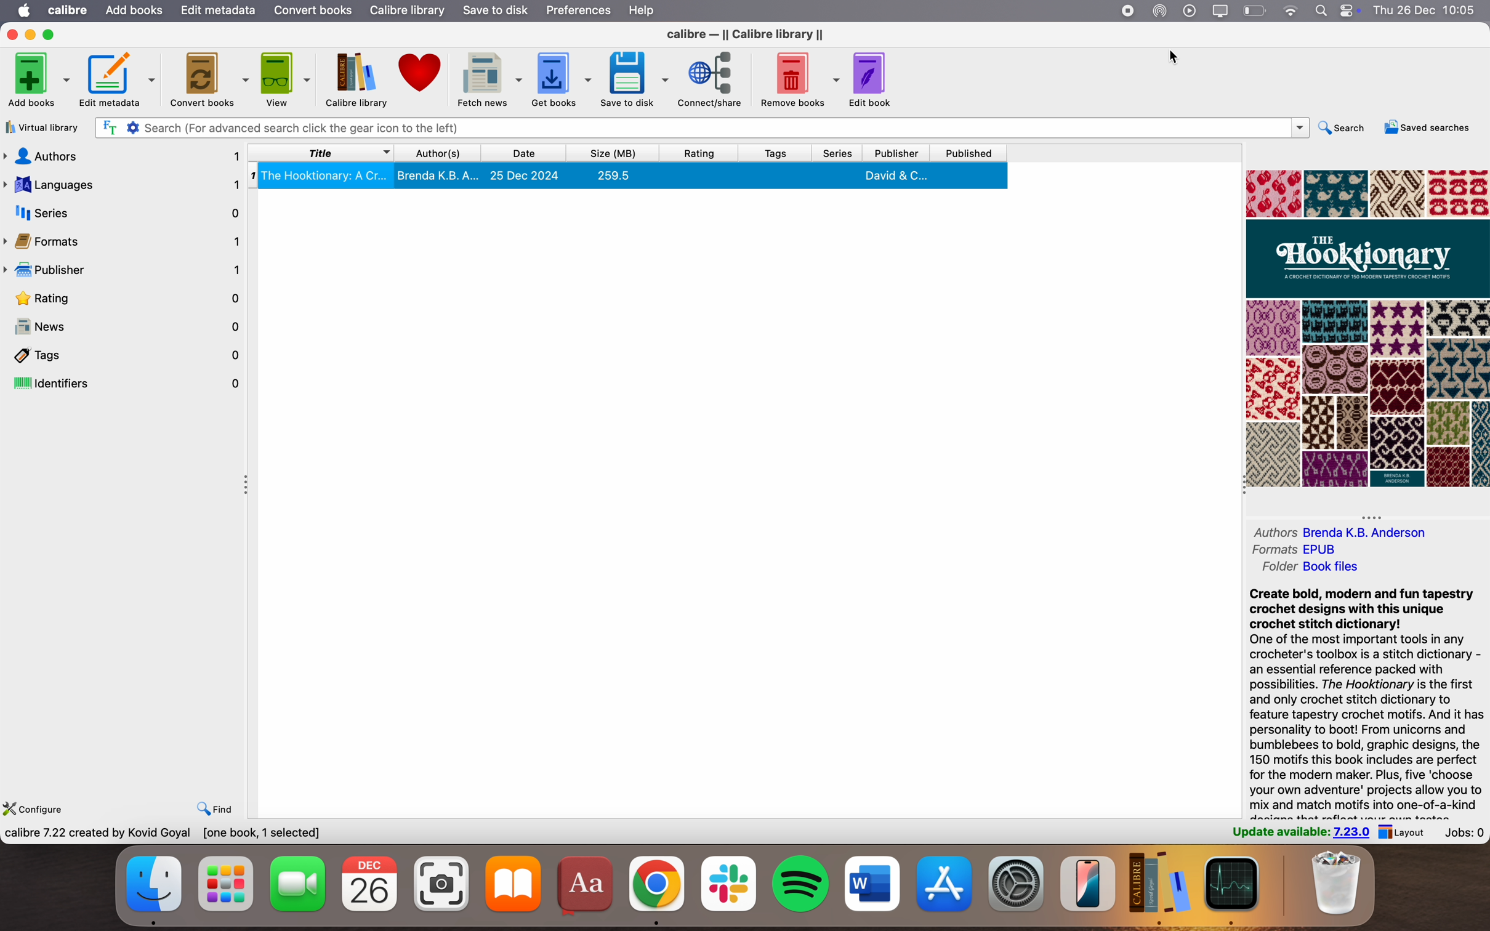  What do you see at coordinates (326, 177) in the screenshot?
I see `The hooktionary: ACr` at bounding box center [326, 177].